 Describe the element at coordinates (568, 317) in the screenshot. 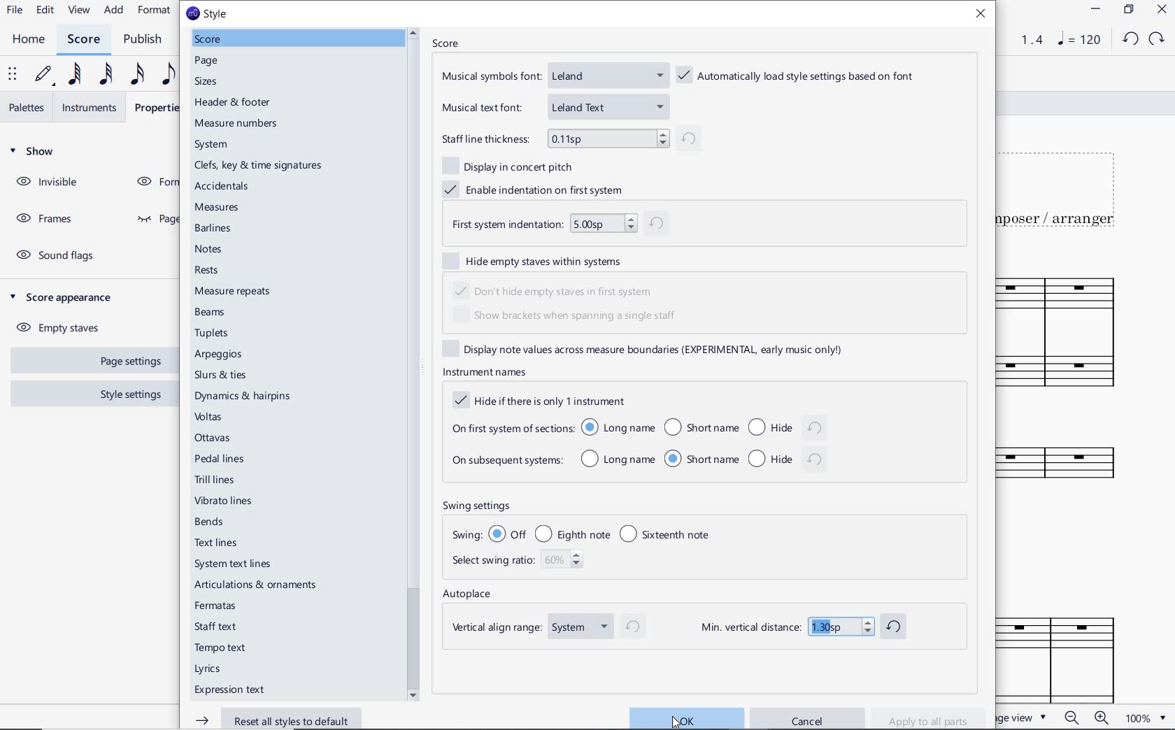

I see `SHOW BRACKETS ` at that location.